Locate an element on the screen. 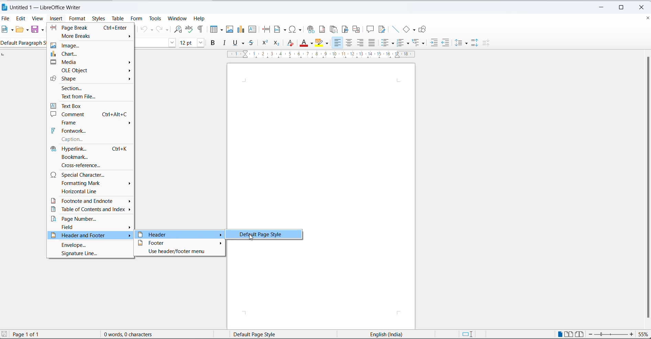  default page style is located at coordinates (263, 234).